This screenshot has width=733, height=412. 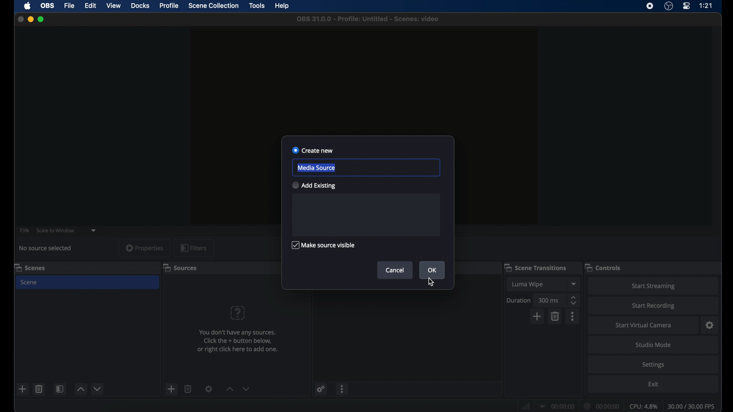 I want to click on cpu, so click(x=643, y=406).